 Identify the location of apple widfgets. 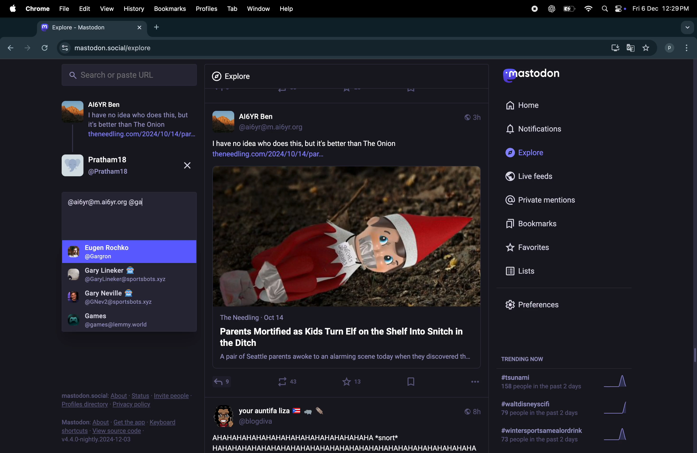
(612, 7).